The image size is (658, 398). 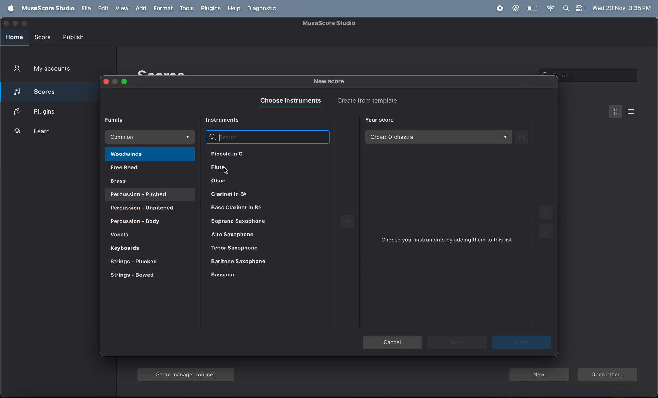 I want to click on chat gpt, so click(x=516, y=8).